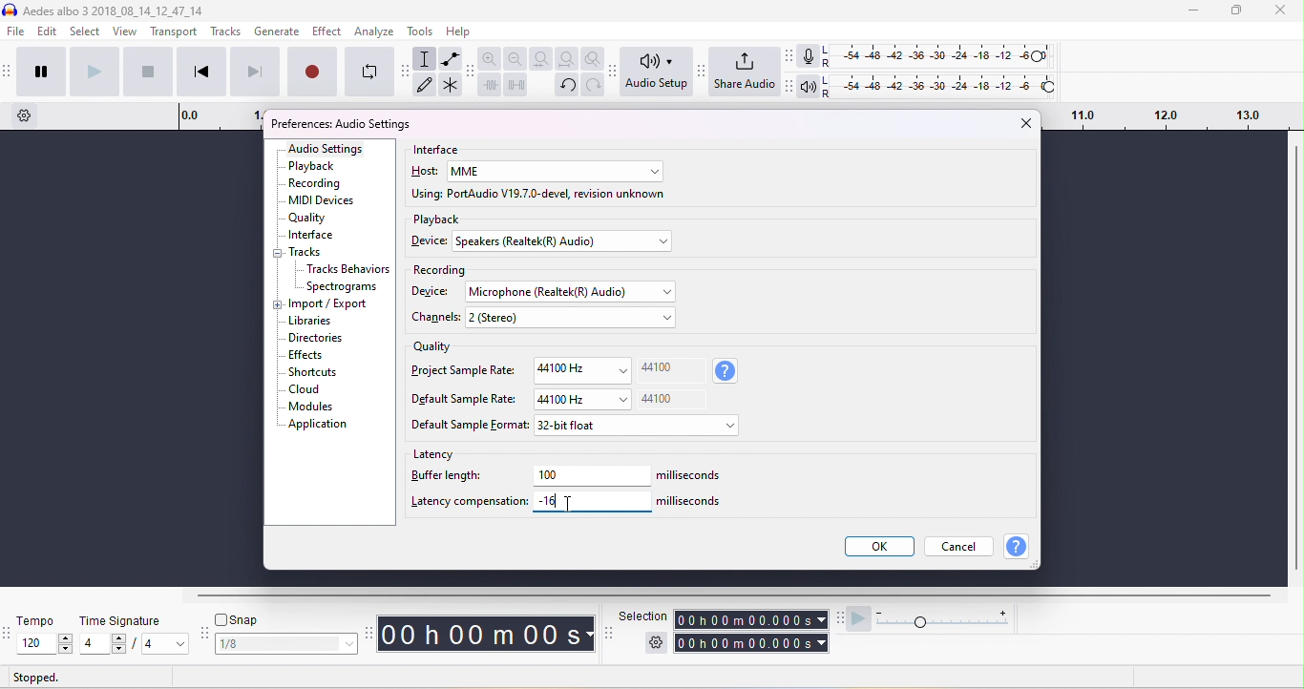 This screenshot has height=689, width=1304. What do you see at coordinates (312, 166) in the screenshot?
I see `playback` at bounding box center [312, 166].